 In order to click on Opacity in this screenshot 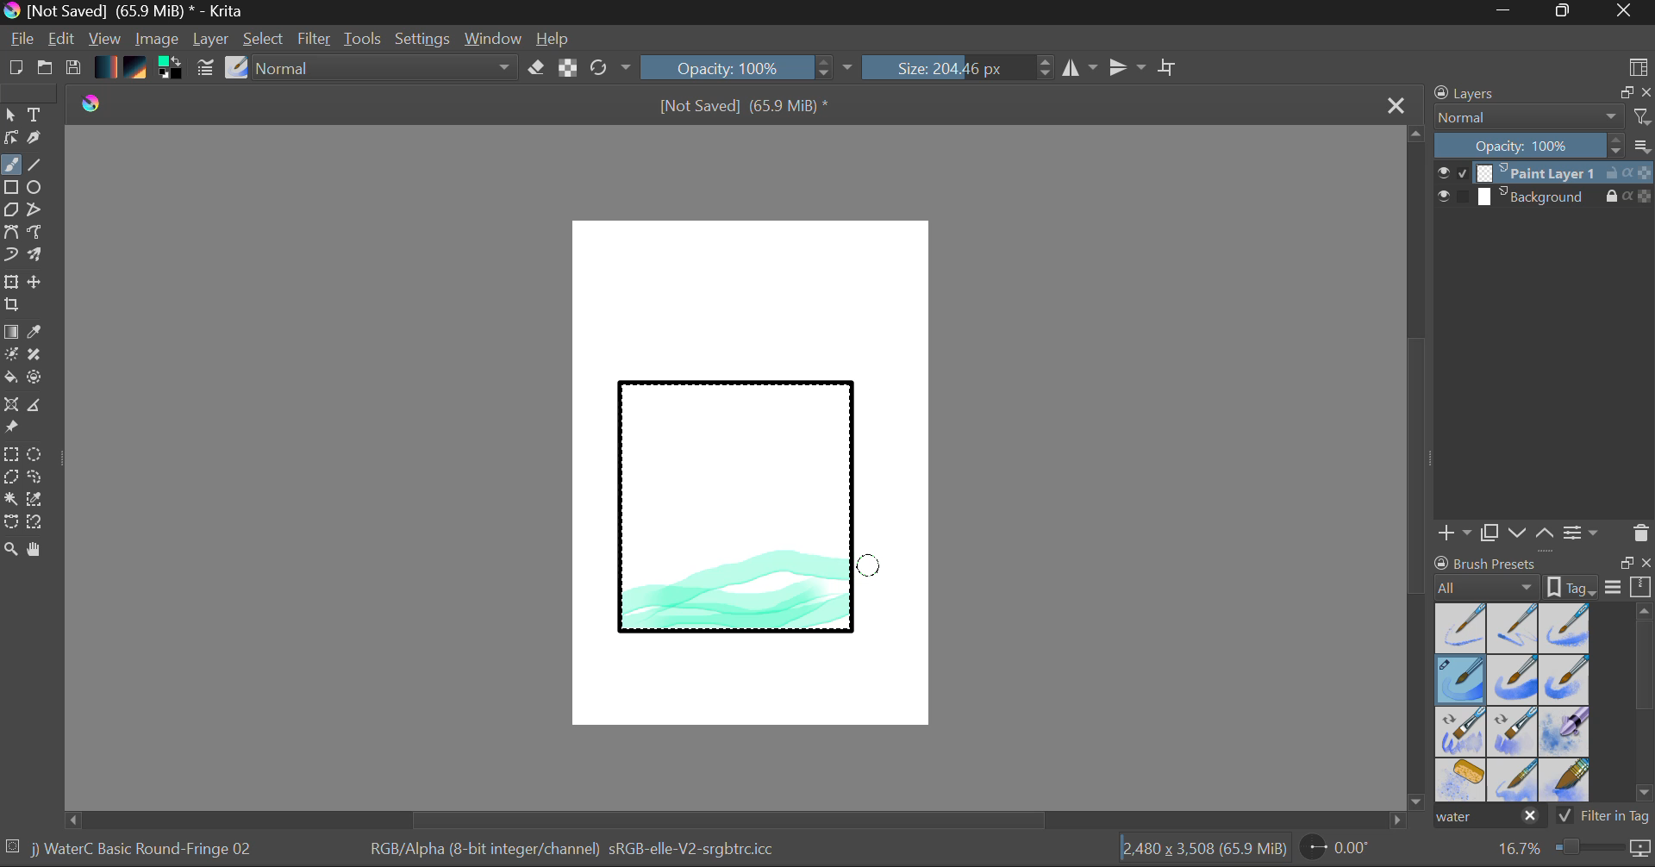, I will do `click(749, 67)`.